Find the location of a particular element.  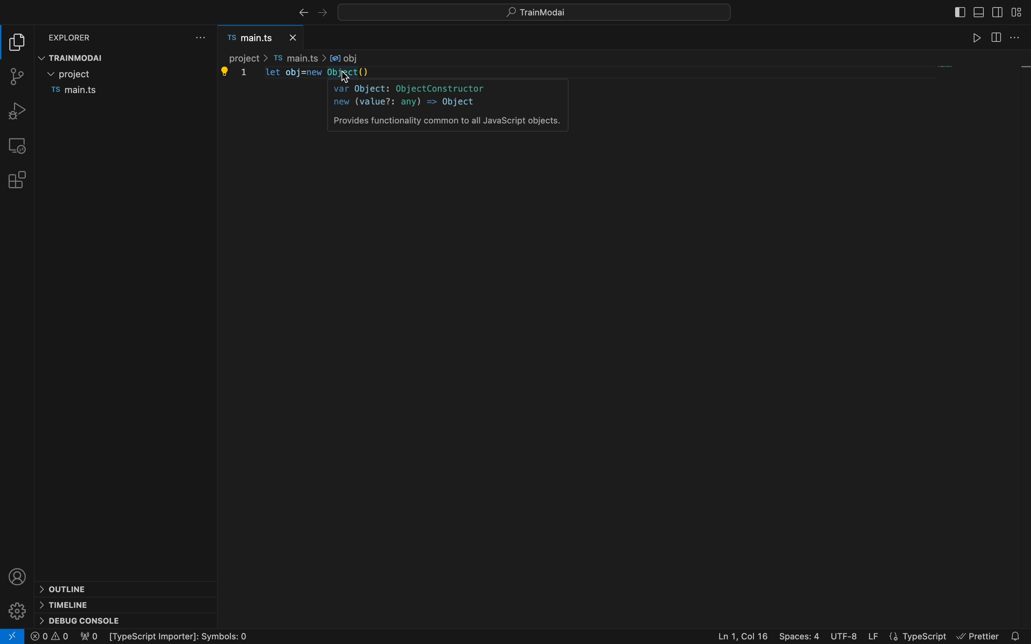

cursor is located at coordinates (343, 76).